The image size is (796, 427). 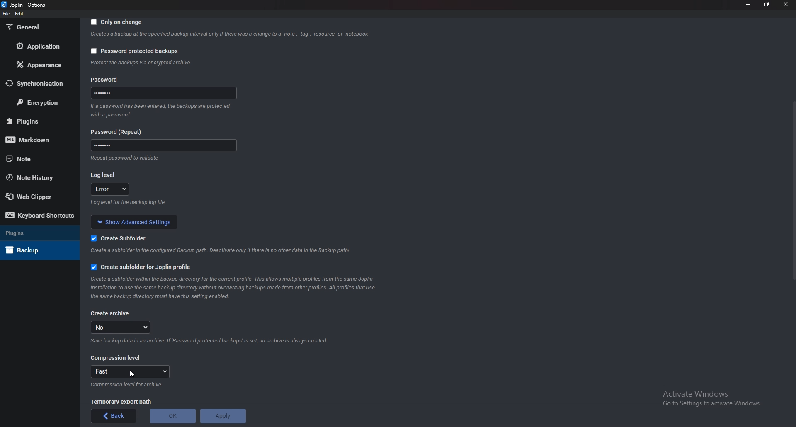 I want to click on Note history, so click(x=36, y=177).